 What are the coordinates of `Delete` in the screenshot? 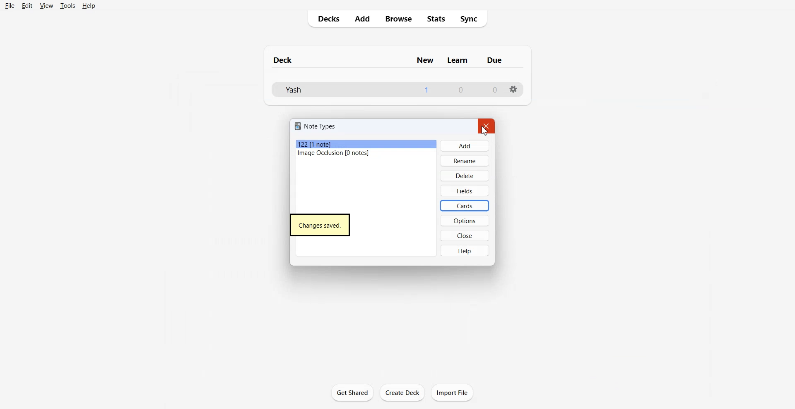 It's located at (465, 175).